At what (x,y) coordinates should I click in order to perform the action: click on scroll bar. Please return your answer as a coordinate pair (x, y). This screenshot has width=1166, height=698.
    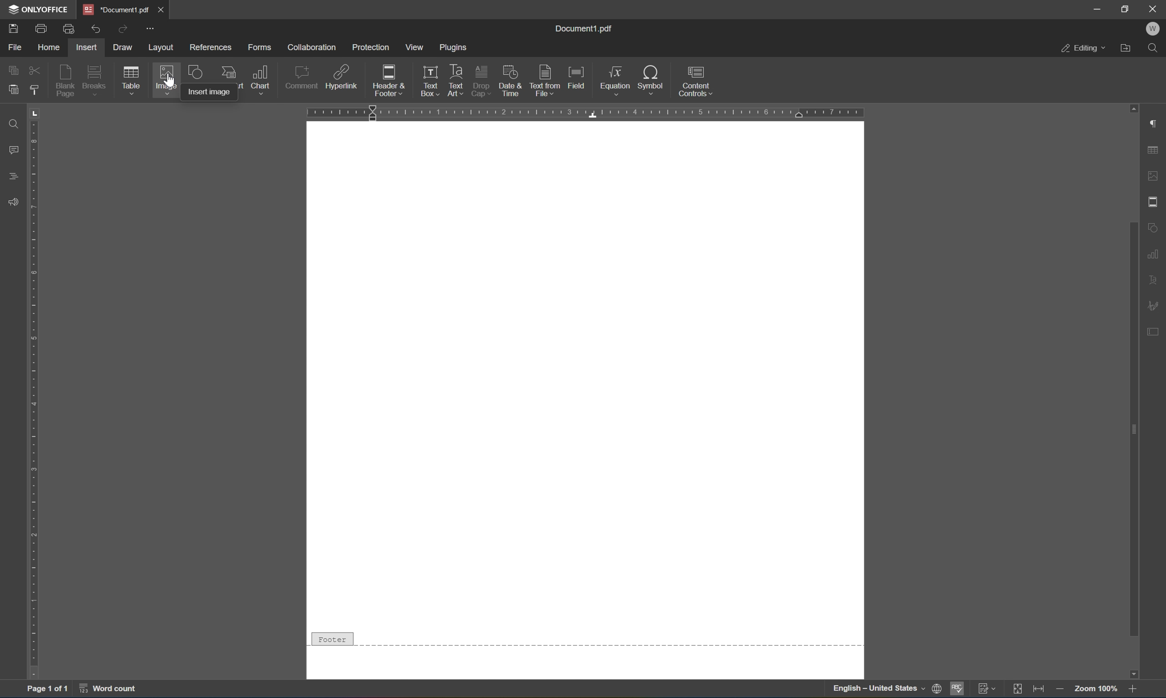
    Looking at the image, I should click on (1130, 316).